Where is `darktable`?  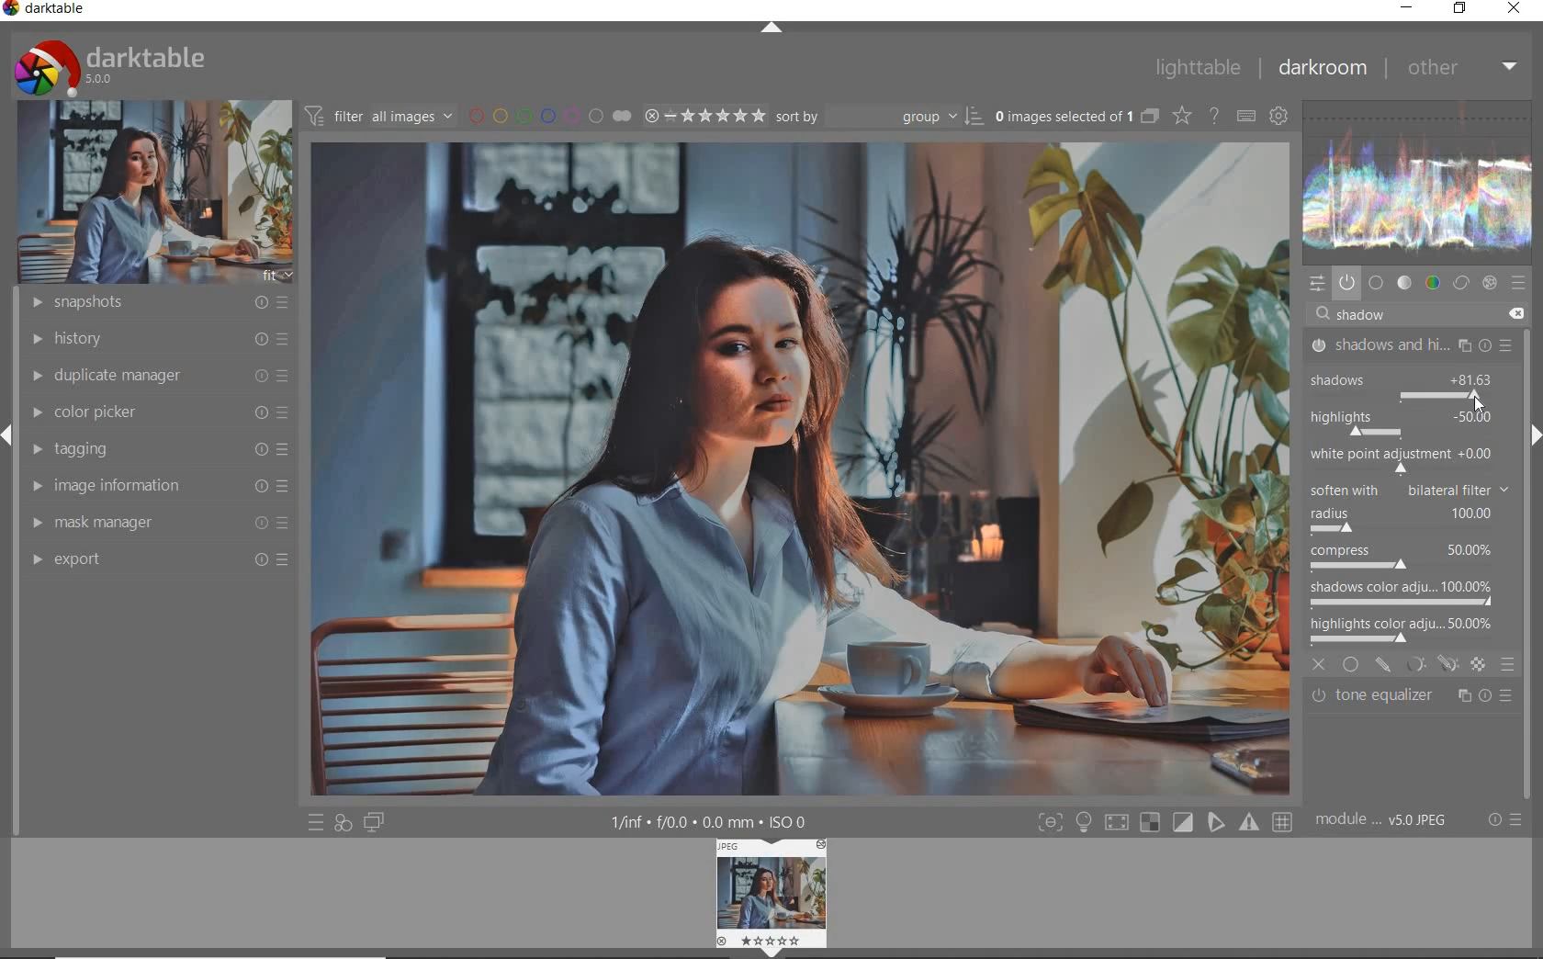 darktable is located at coordinates (142, 66).